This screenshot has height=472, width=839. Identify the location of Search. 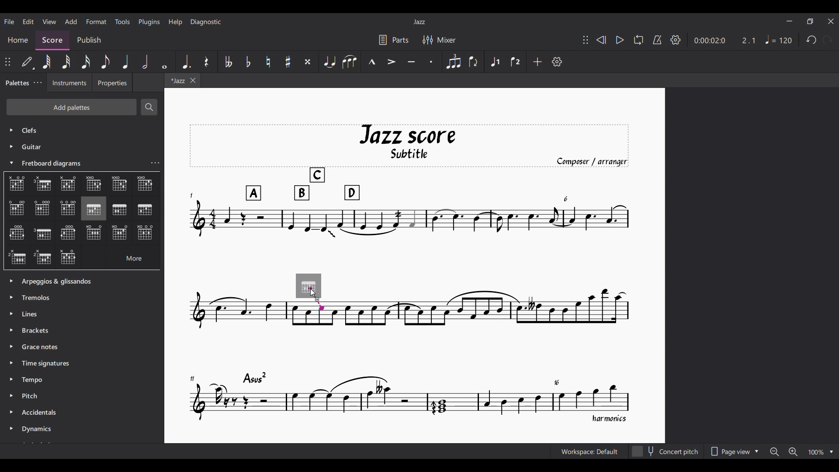
(149, 107).